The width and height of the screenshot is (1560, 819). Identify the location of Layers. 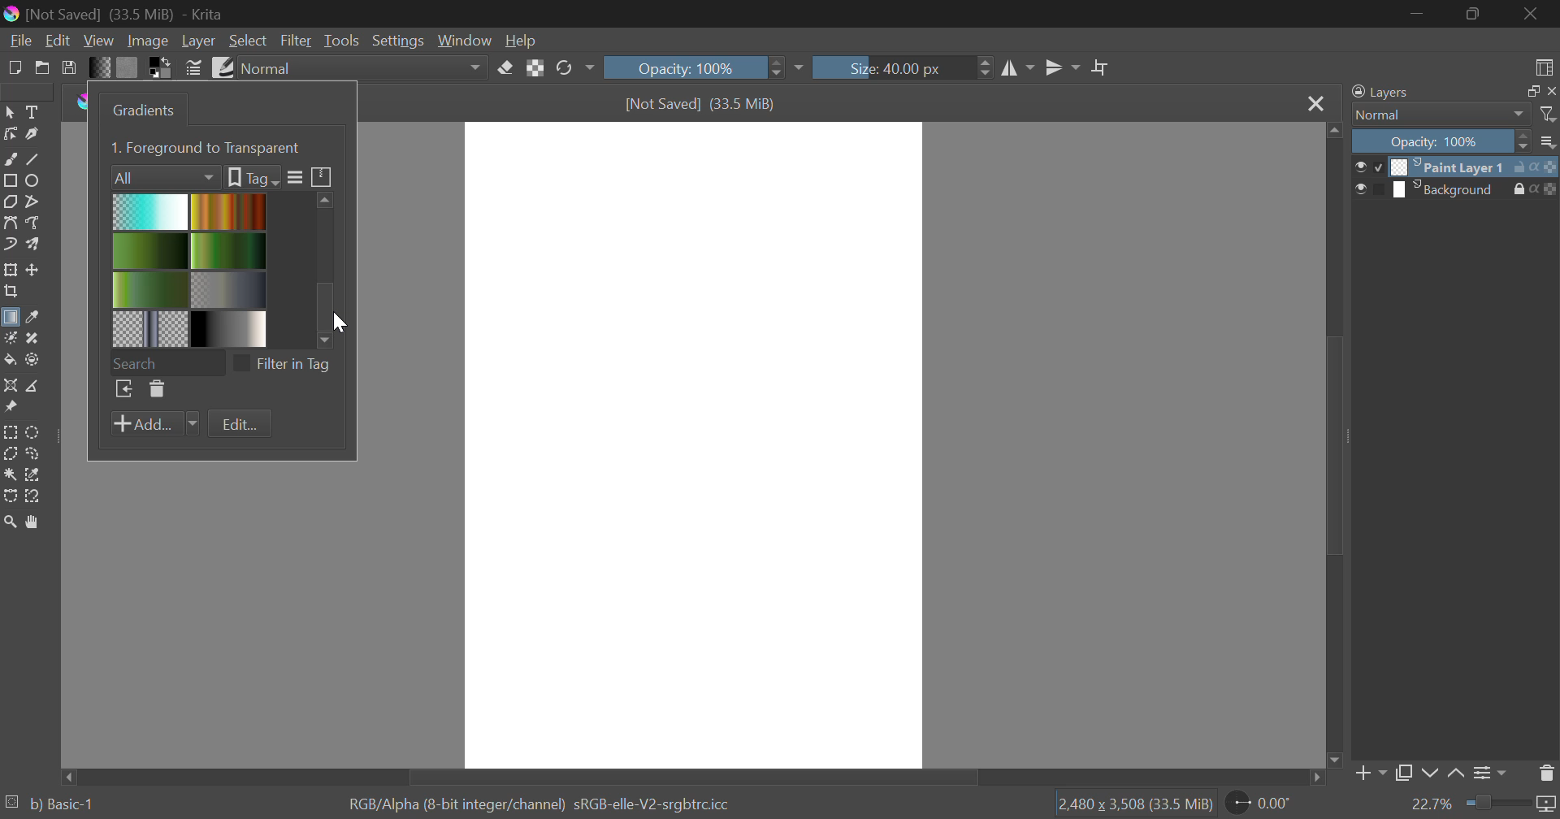
(1380, 93).